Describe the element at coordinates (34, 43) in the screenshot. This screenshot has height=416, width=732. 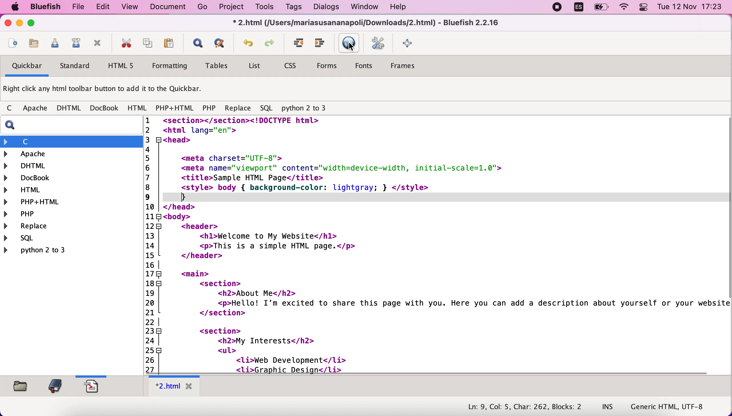
I see `open file` at that location.